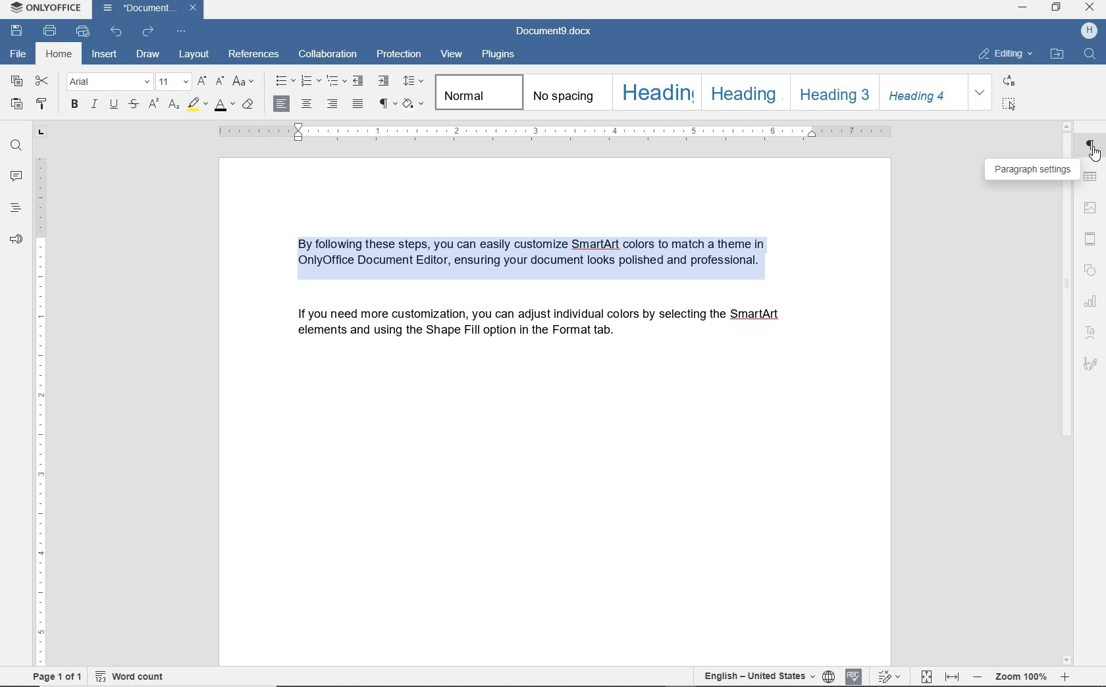 The height and width of the screenshot is (687, 1106). Describe the element at coordinates (359, 80) in the screenshot. I see `decrease indent` at that location.